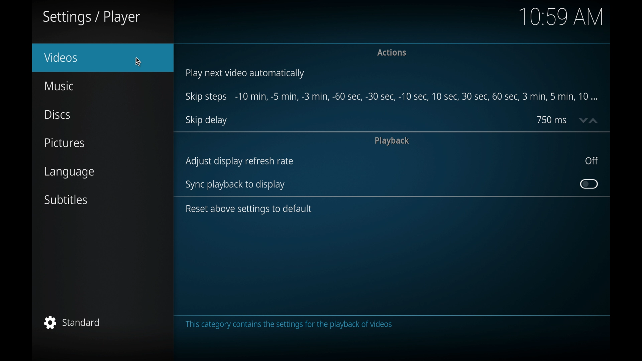 The width and height of the screenshot is (642, 361). Describe the element at coordinates (590, 184) in the screenshot. I see `toggle button` at that location.